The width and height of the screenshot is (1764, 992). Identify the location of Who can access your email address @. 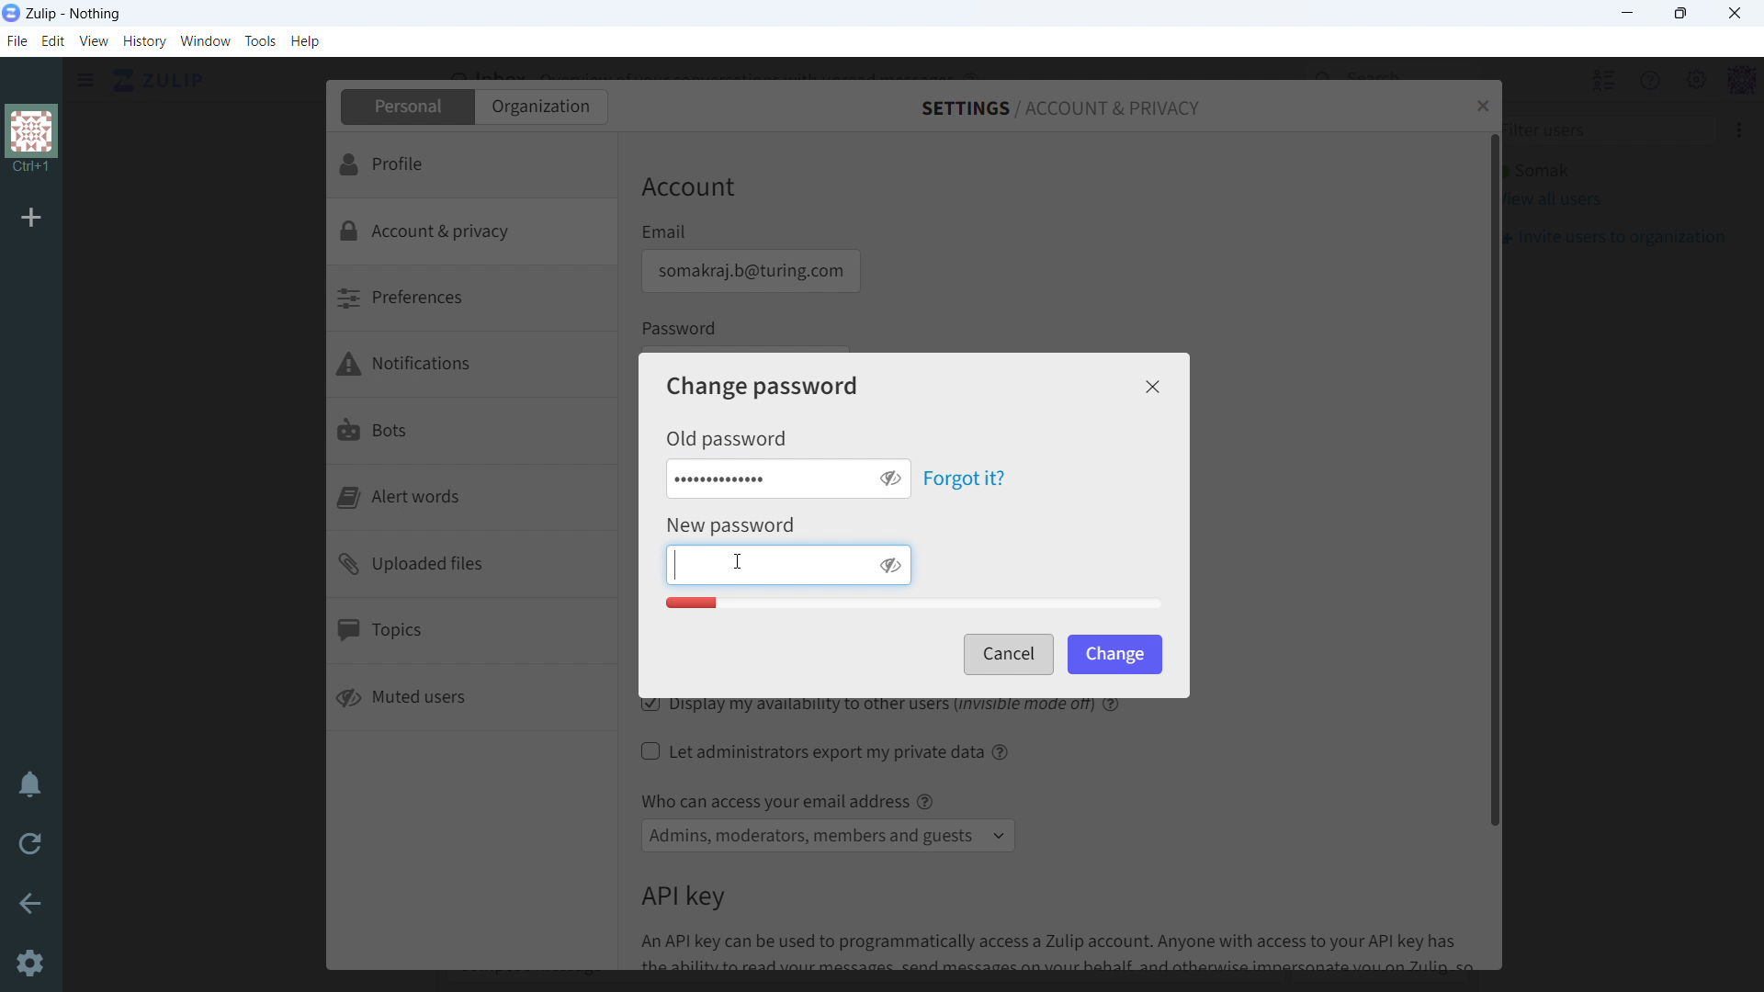
(786, 801).